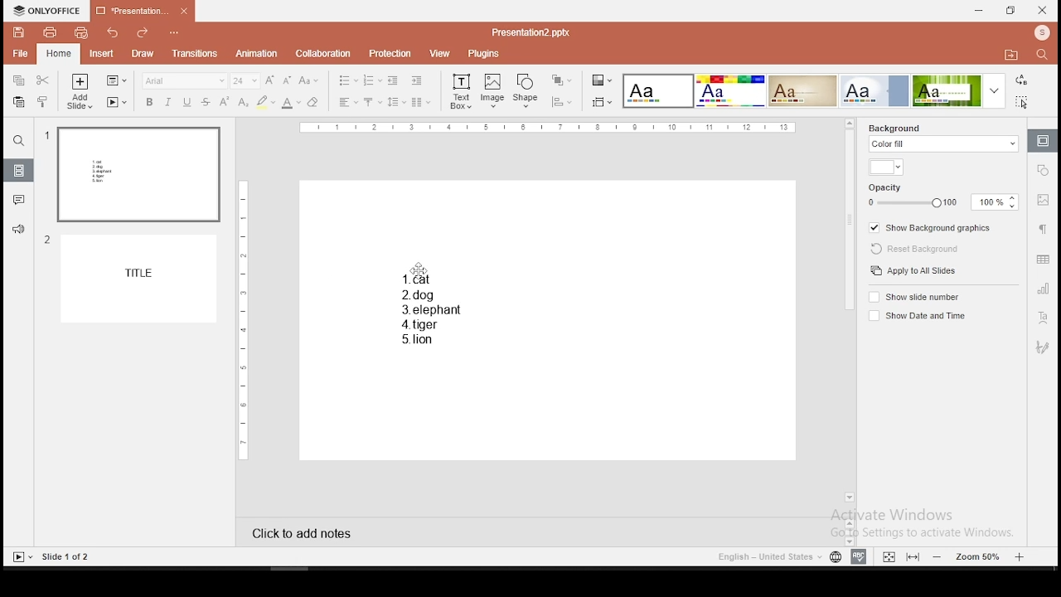 The width and height of the screenshot is (1061, 597). I want to click on shoe date and time on/off, so click(918, 316).